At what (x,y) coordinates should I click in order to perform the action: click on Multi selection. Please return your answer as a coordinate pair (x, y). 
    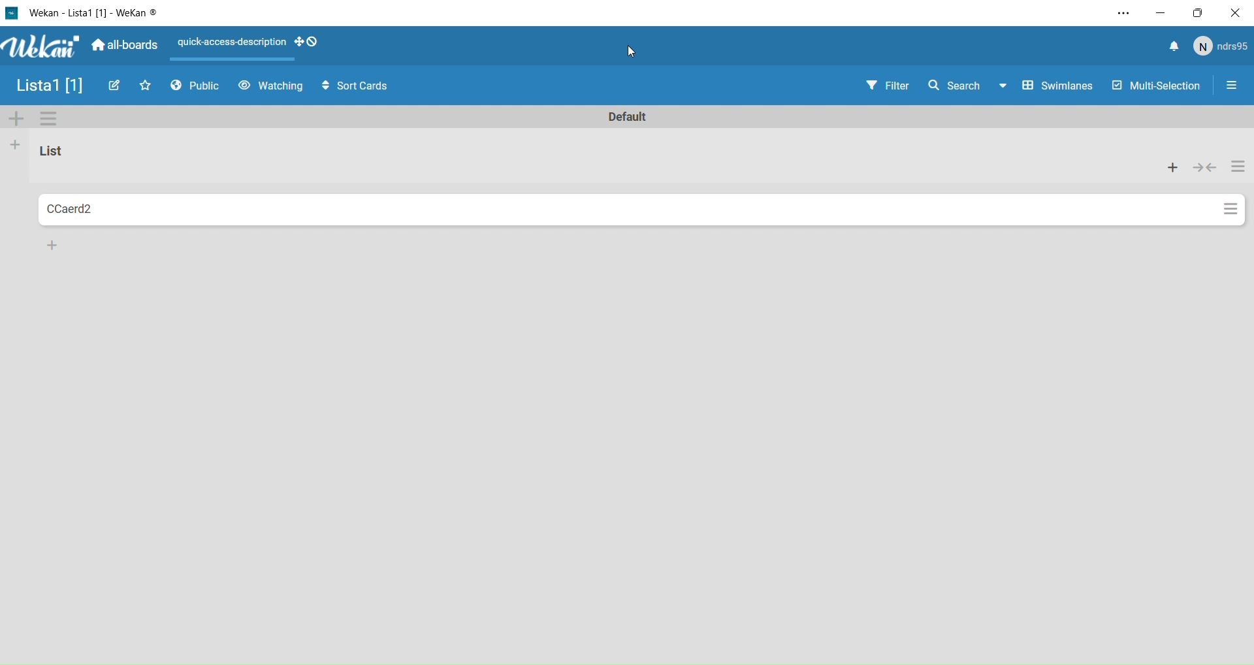
    Looking at the image, I should click on (1158, 88).